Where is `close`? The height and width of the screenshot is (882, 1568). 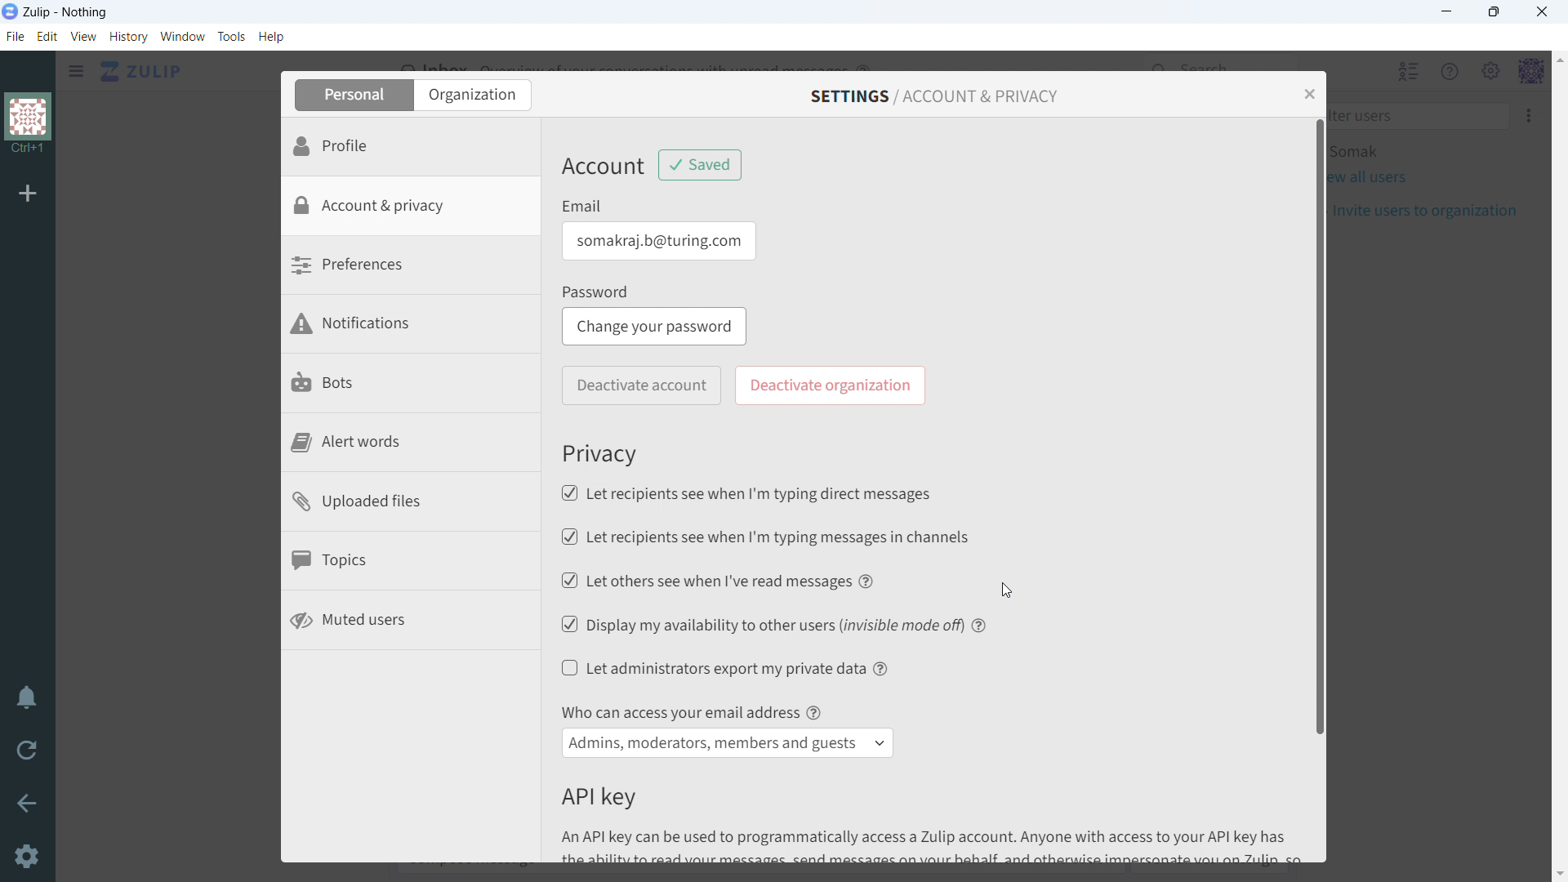 close is located at coordinates (1542, 11).